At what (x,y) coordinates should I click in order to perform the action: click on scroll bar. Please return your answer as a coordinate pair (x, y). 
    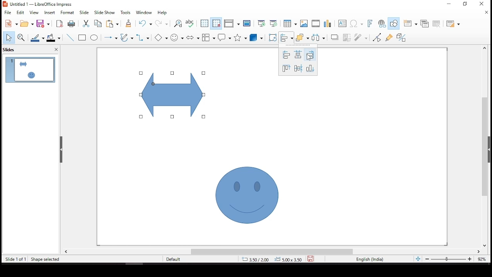
    Looking at the image, I should click on (487, 147).